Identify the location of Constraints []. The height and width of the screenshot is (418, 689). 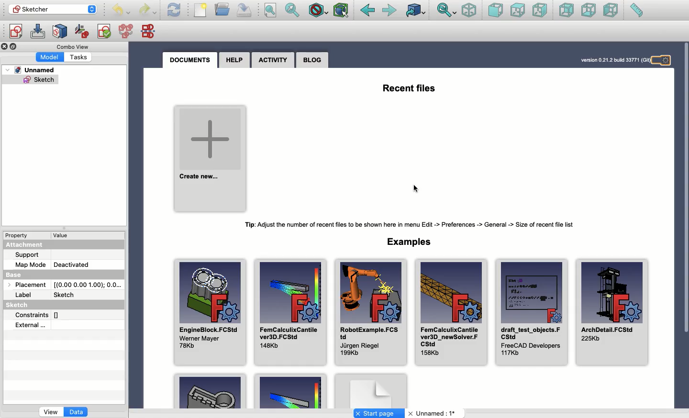
(40, 315).